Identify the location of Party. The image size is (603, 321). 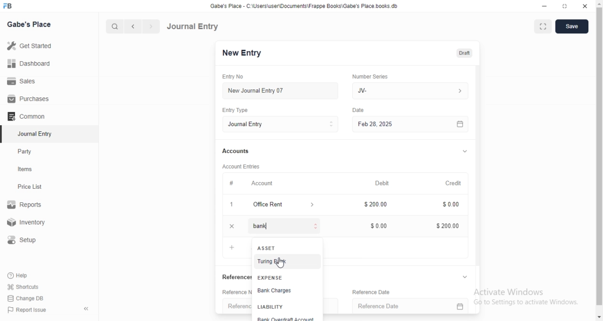
(27, 152).